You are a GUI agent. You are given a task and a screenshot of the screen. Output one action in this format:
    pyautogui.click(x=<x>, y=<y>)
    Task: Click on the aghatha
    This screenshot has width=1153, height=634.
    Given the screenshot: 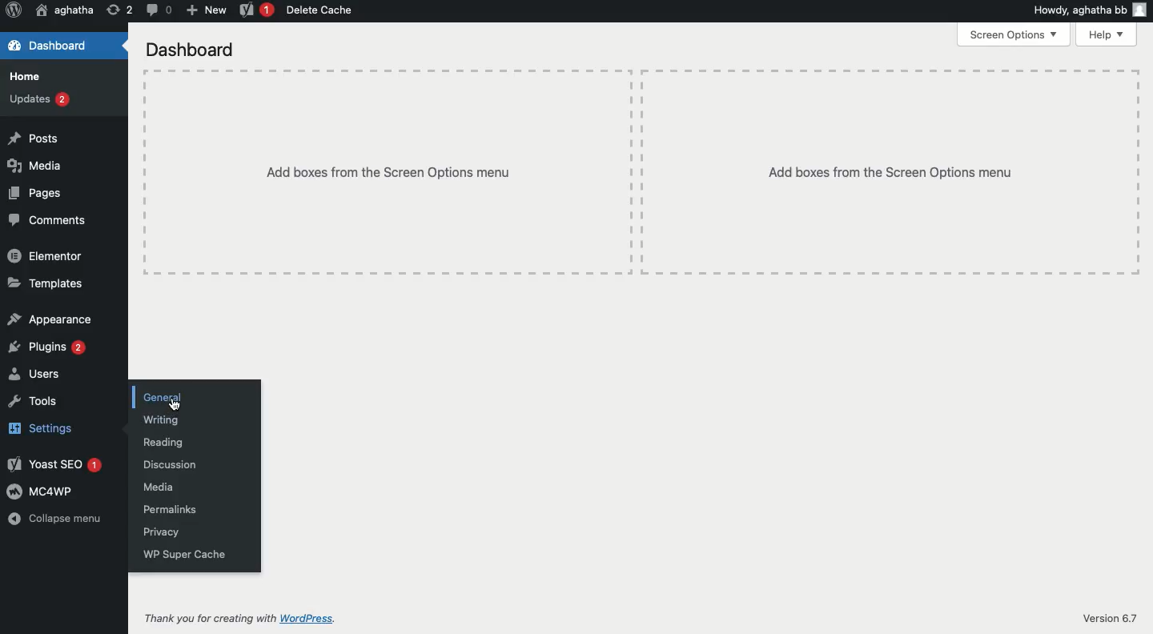 What is the action you would take?
    pyautogui.click(x=65, y=9)
    